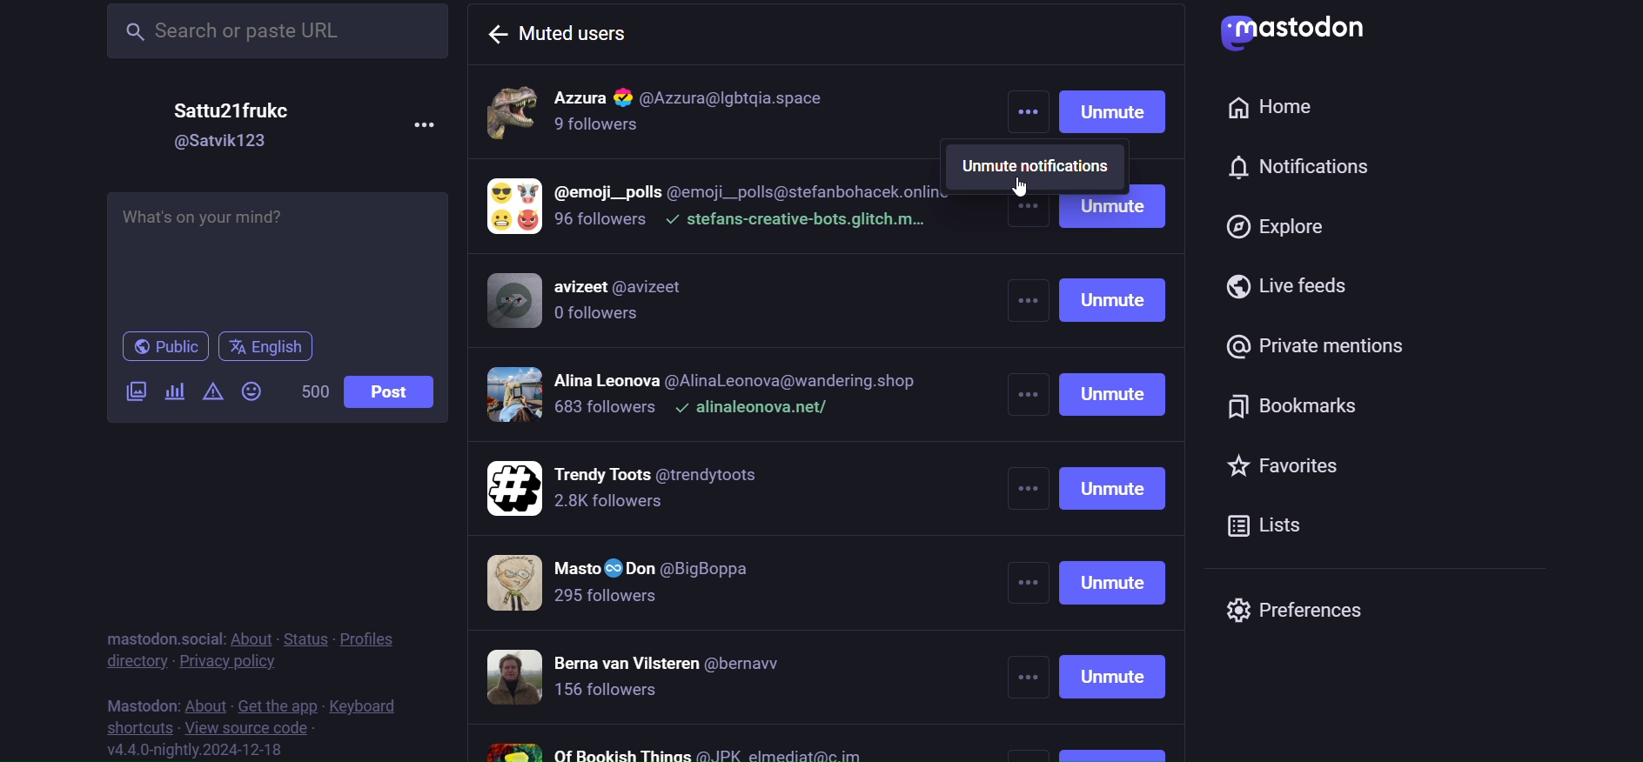  Describe the element at coordinates (234, 109) in the screenshot. I see `name` at that location.